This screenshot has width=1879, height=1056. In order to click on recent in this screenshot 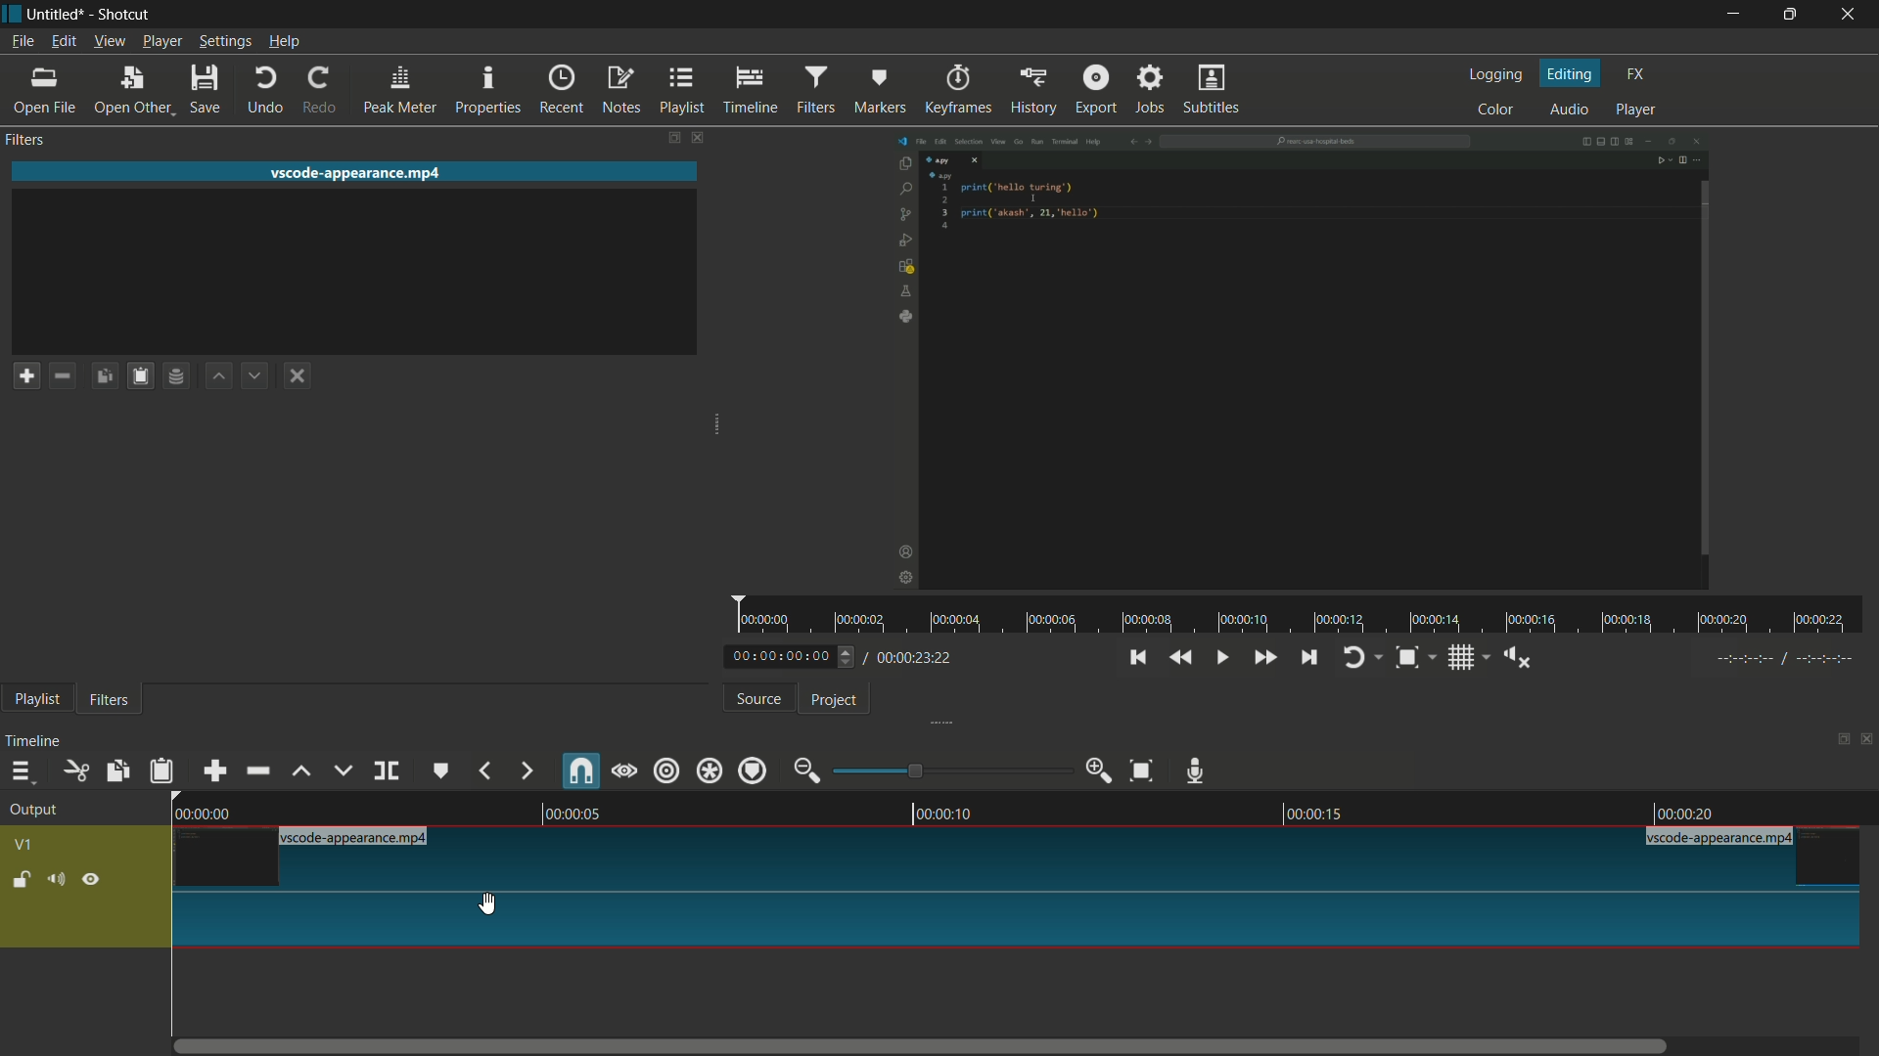, I will do `click(563, 90)`.